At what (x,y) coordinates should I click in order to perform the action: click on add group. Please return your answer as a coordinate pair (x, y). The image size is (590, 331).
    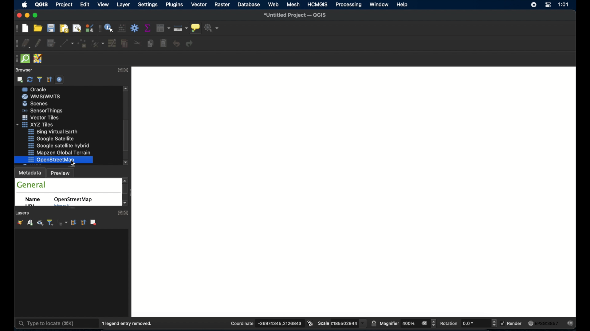
    Looking at the image, I should click on (29, 223).